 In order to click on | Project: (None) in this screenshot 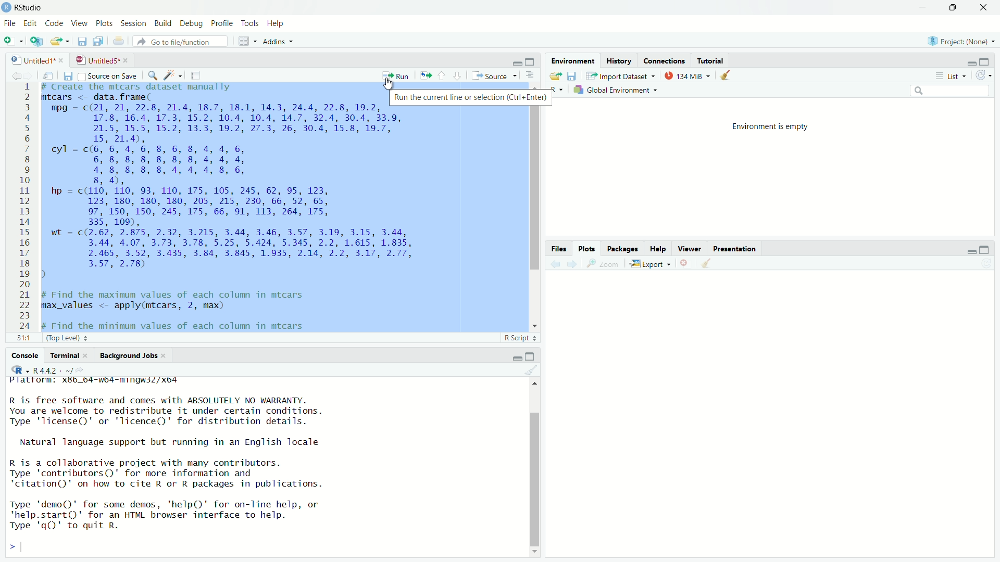, I will do `click(959, 41)`.